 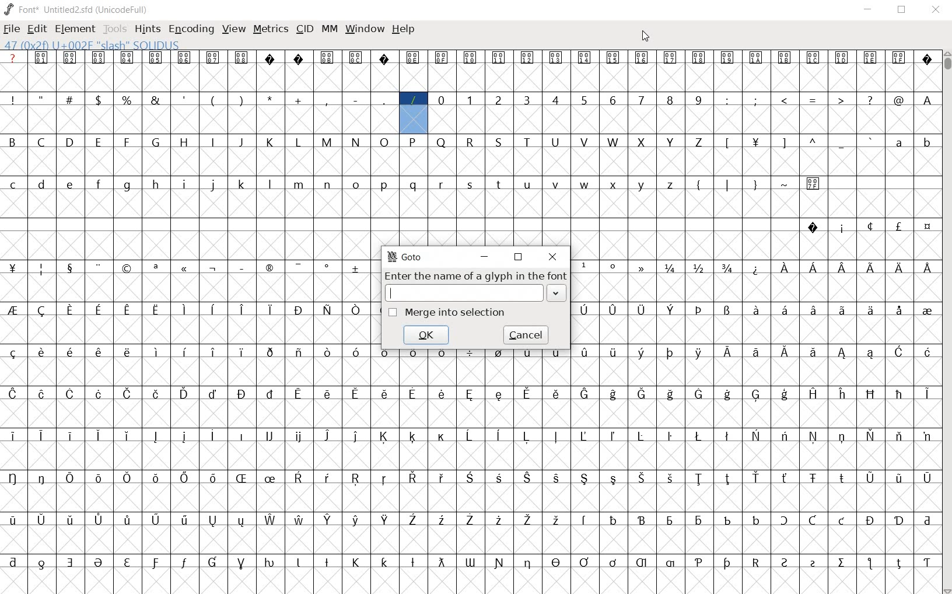 What do you see at coordinates (557, 292) in the screenshot?
I see `dropdown` at bounding box center [557, 292].